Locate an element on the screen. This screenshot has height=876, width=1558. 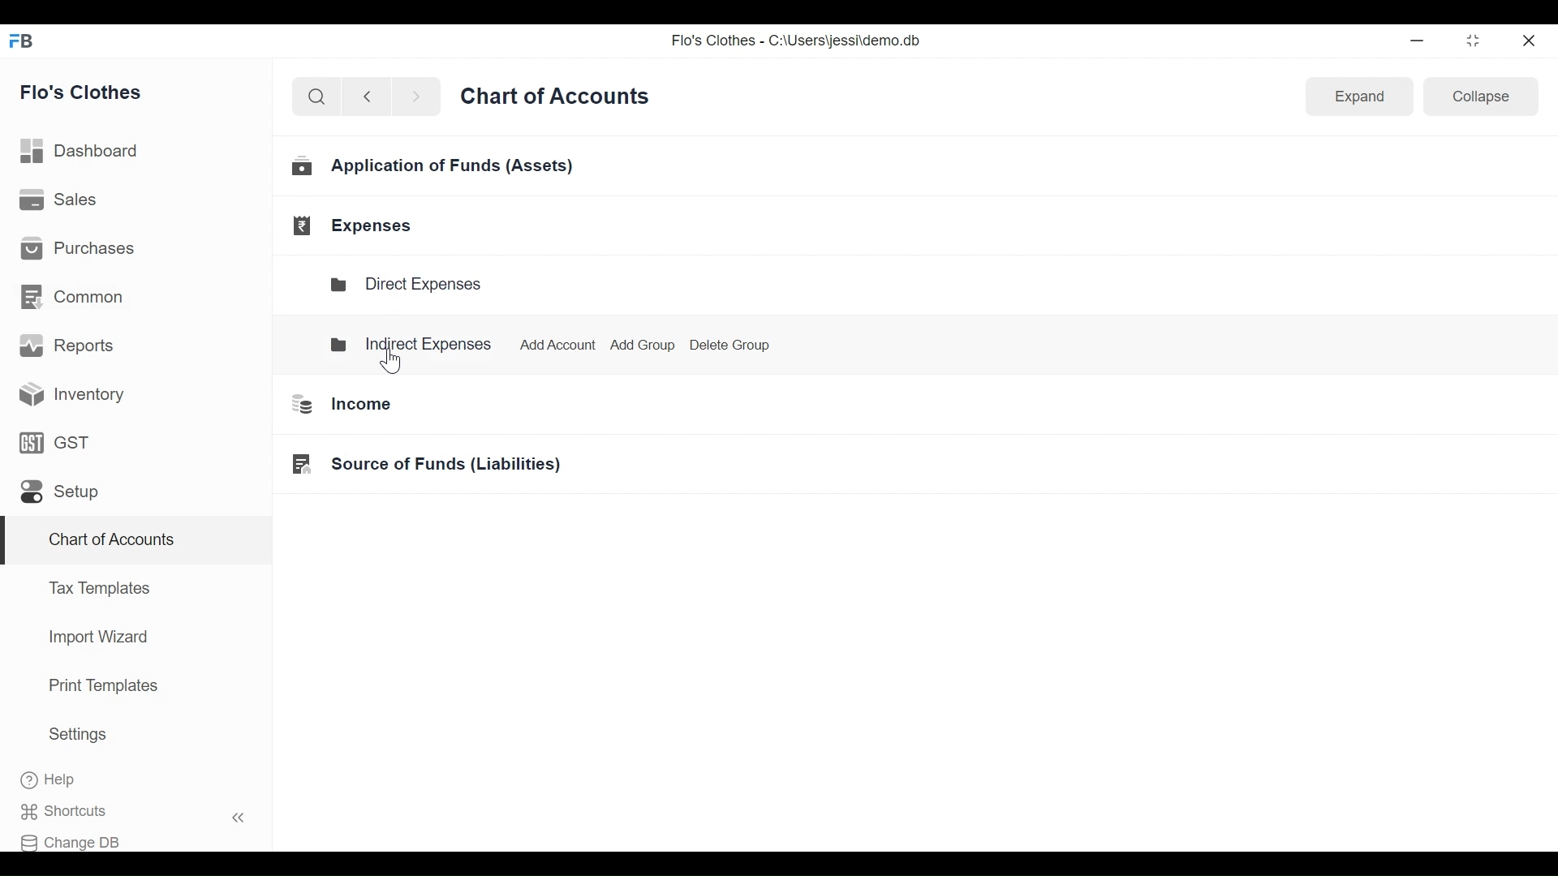
Expand is located at coordinates (1360, 97).